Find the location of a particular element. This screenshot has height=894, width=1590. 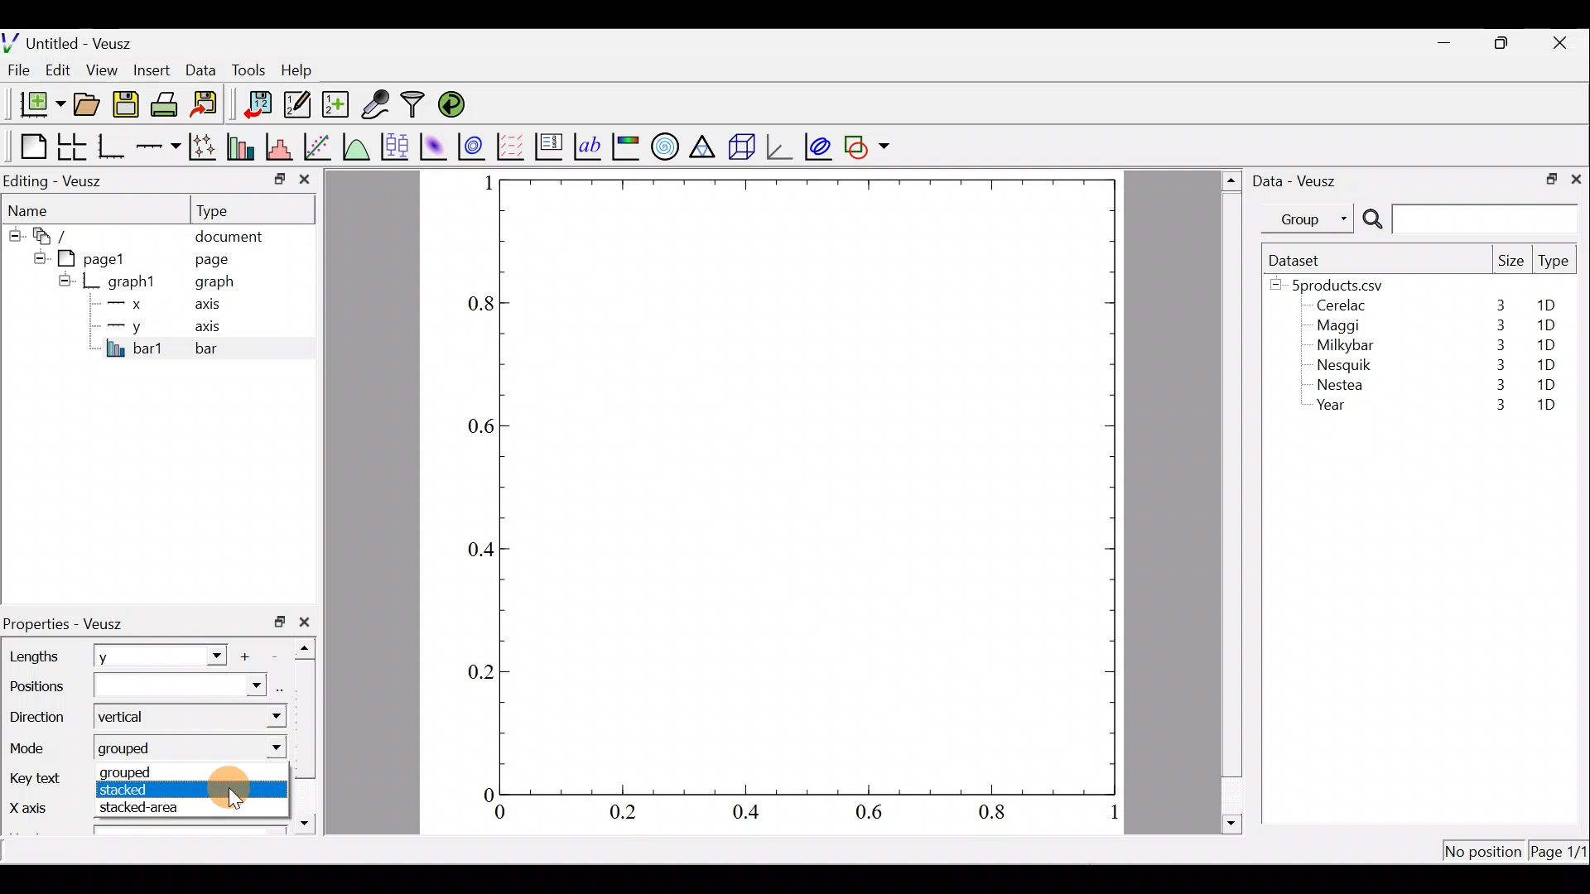

Key text is located at coordinates (36, 778).